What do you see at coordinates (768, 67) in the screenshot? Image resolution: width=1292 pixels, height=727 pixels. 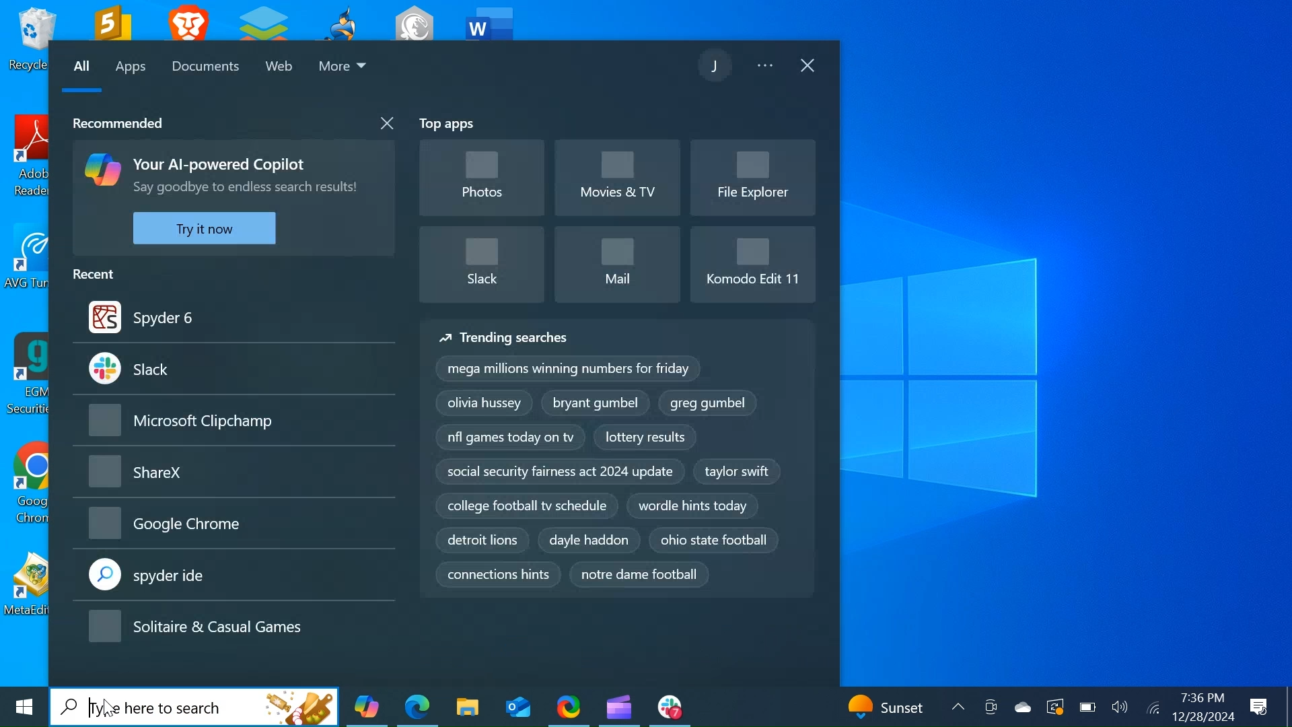 I see `More Settings` at bounding box center [768, 67].